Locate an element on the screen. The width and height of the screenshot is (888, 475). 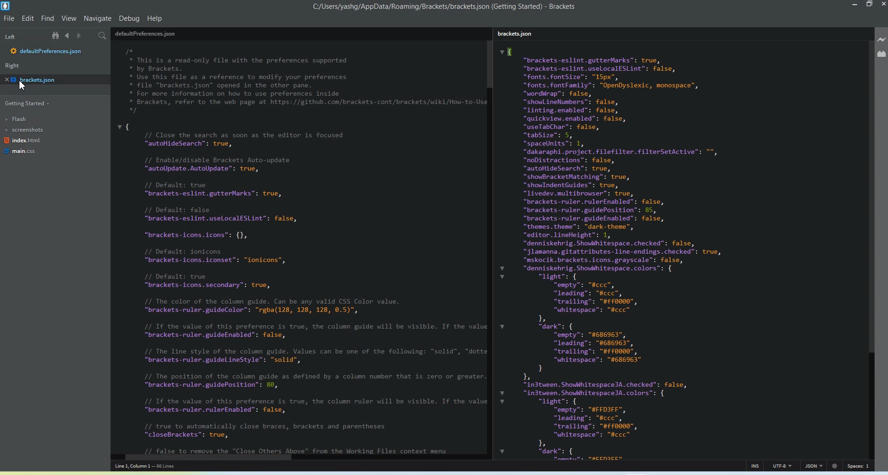
Find is located at coordinates (48, 18).